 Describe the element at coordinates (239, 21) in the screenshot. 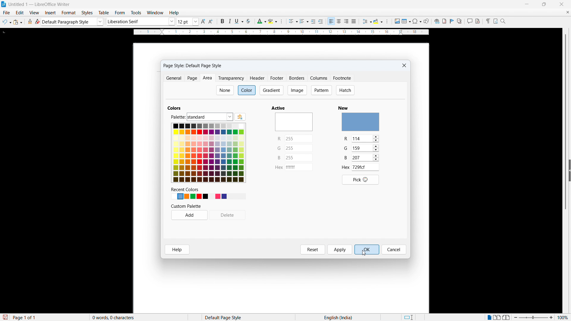

I see `Underline ` at that location.